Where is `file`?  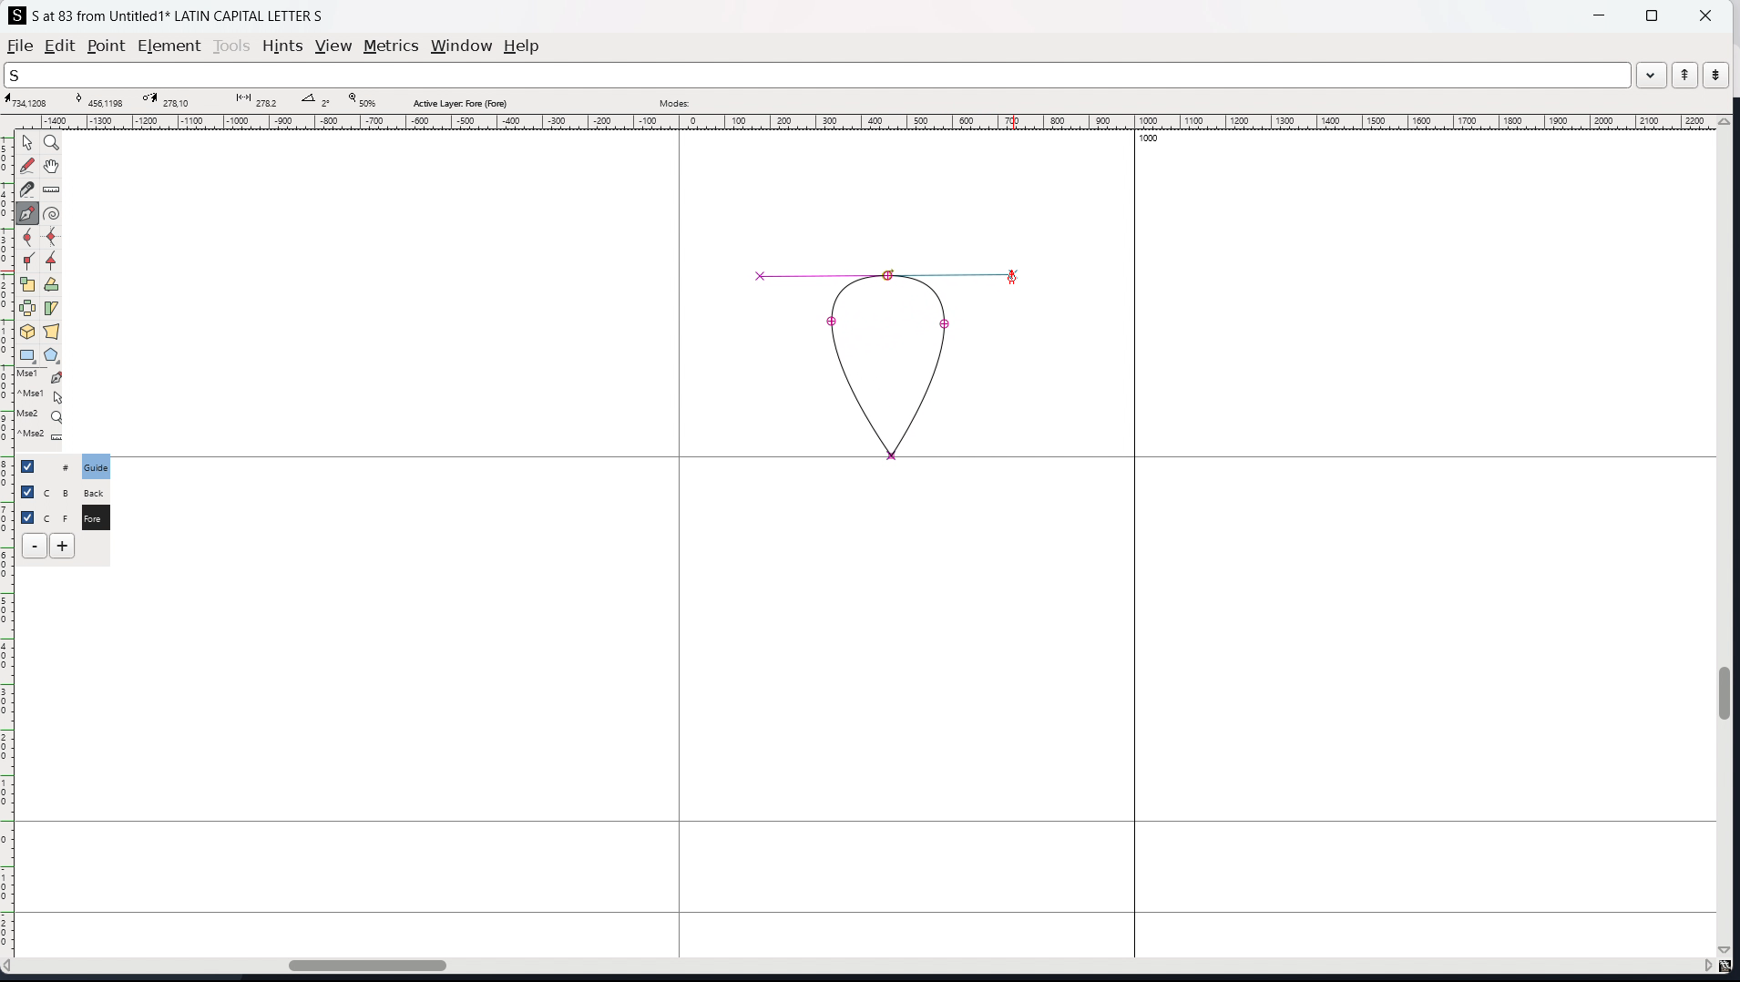
file is located at coordinates (20, 46).